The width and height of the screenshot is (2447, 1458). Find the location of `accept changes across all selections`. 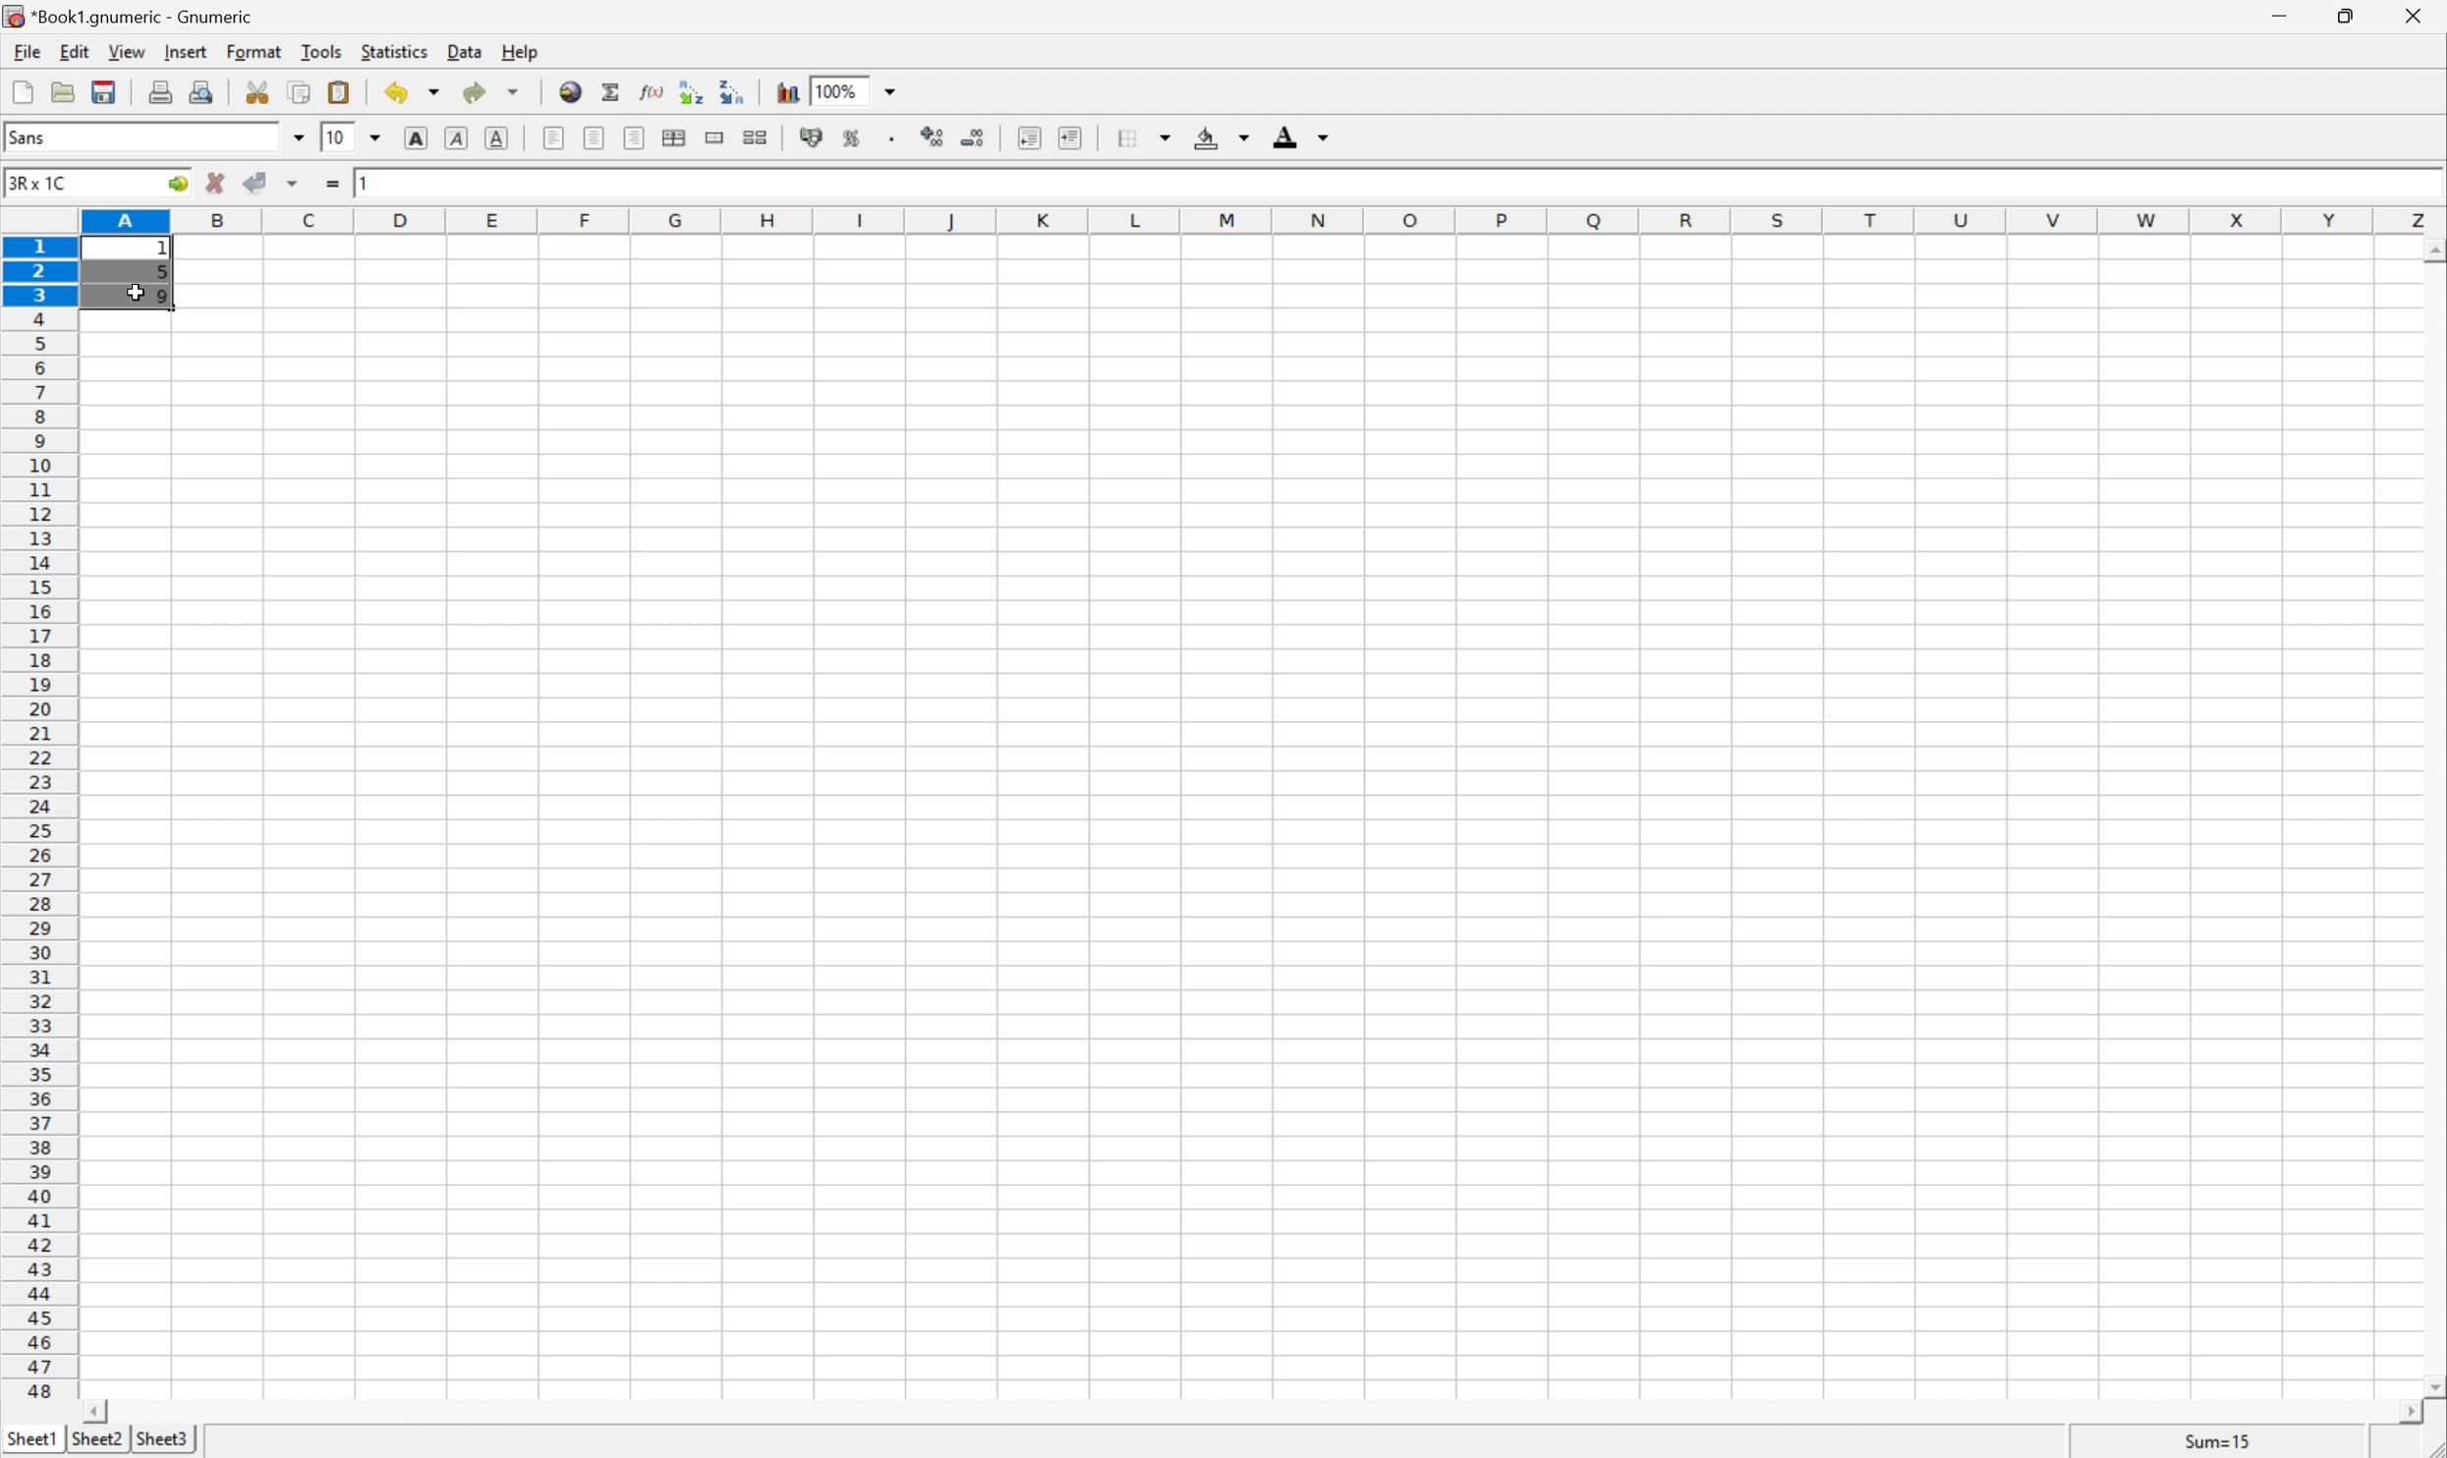

accept changes across all selections is located at coordinates (294, 184).